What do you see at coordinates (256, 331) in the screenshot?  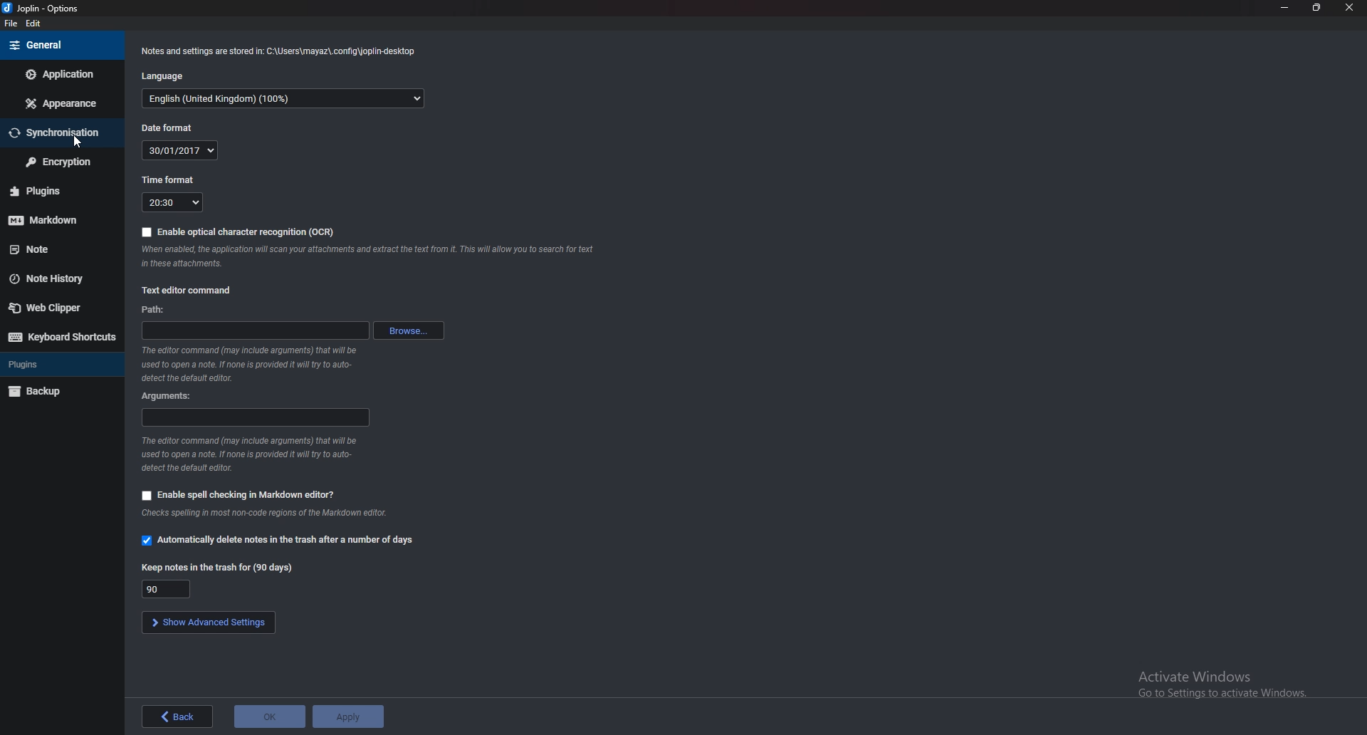 I see `path` at bounding box center [256, 331].